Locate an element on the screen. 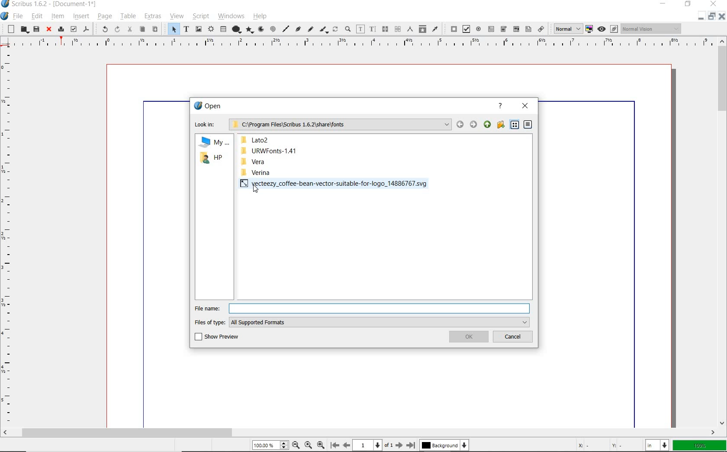  Normal Vision is located at coordinates (652, 28).